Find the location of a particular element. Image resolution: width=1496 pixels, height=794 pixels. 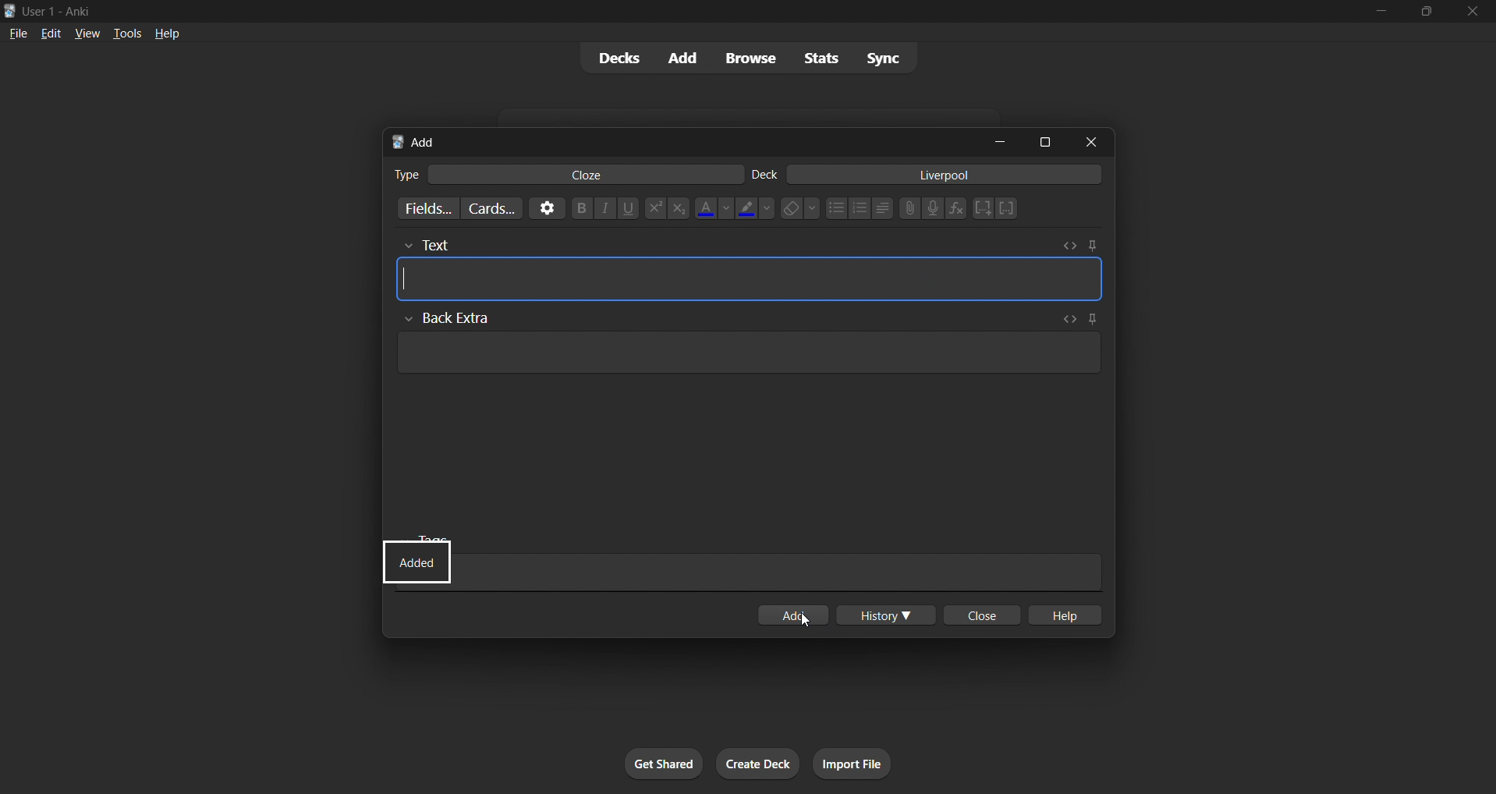

decks is located at coordinates (616, 57).